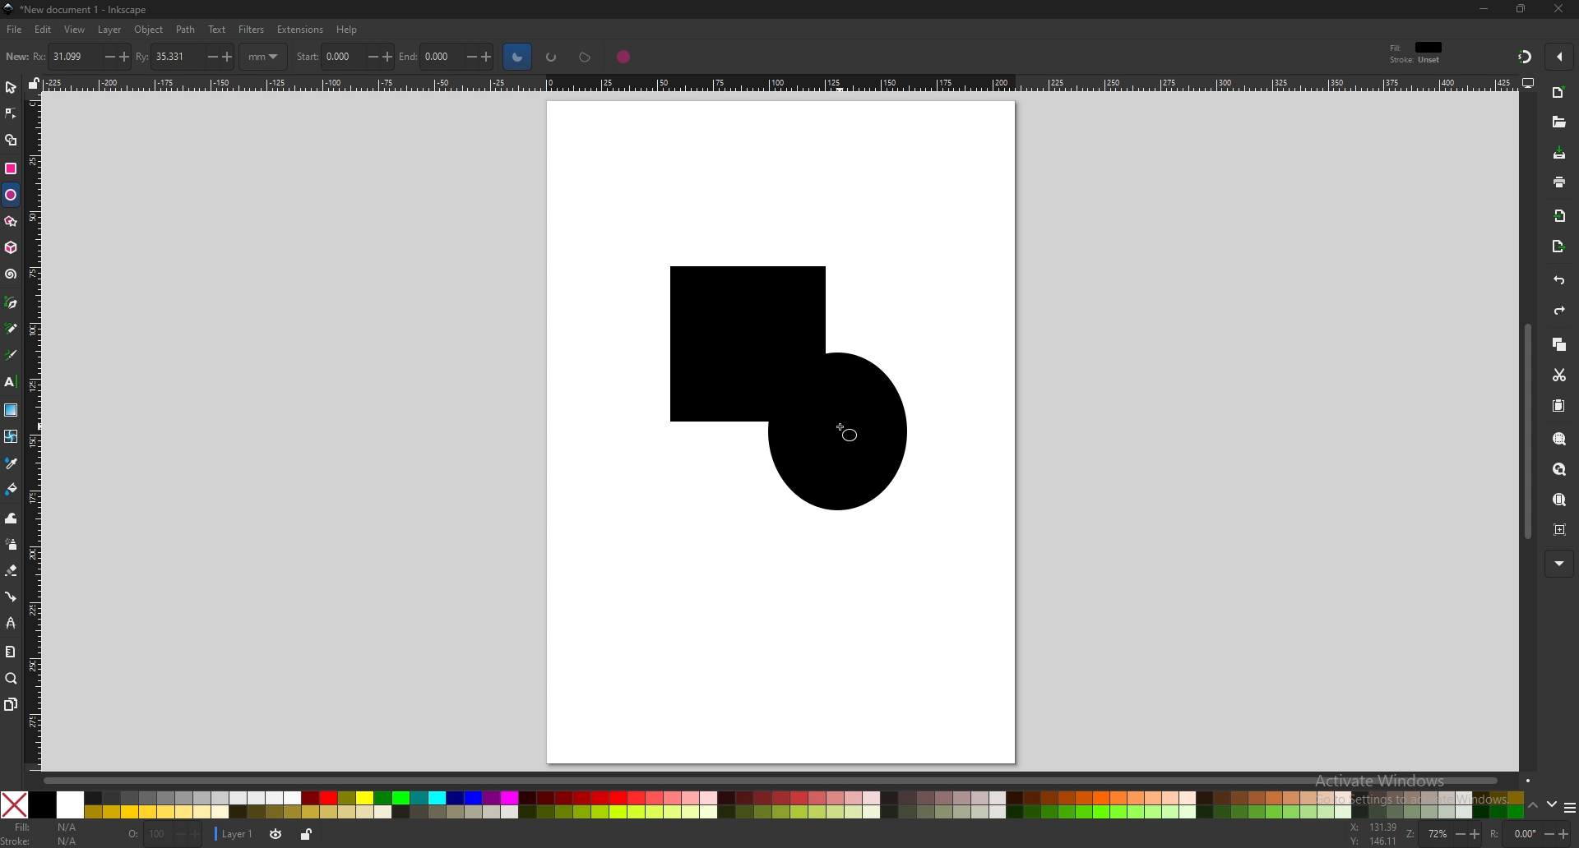 Image resolution: width=1579 pixels, height=848 pixels. Describe the element at coordinates (1559, 406) in the screenshot. I see `paste` at that location.